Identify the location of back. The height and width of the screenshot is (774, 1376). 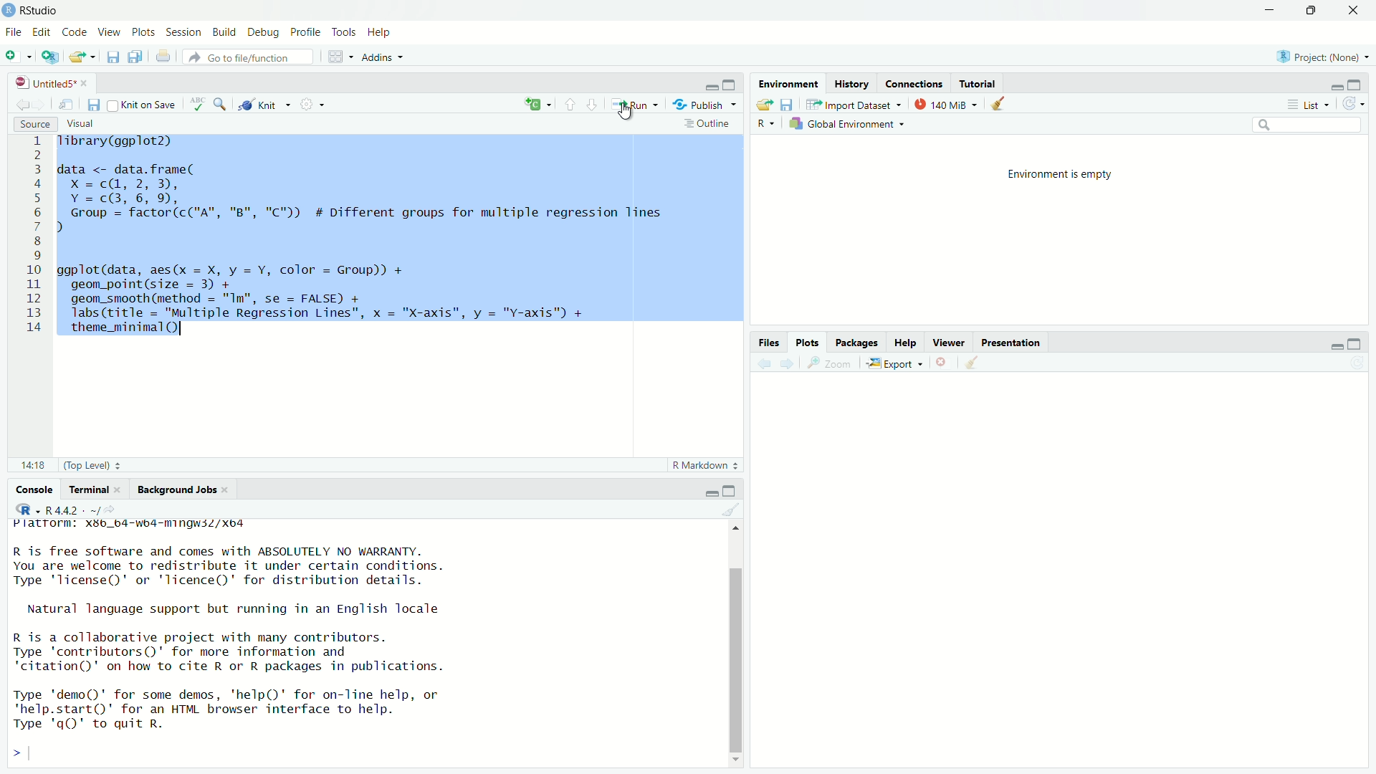
(763, 364).